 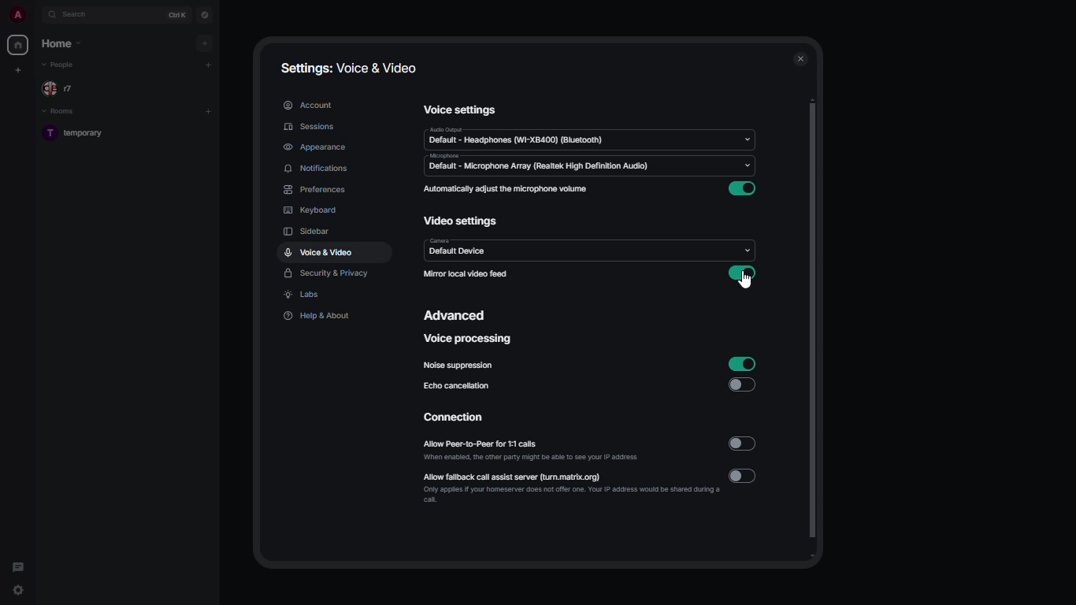 I want to click on voice settings, so click(x=460, y=109).